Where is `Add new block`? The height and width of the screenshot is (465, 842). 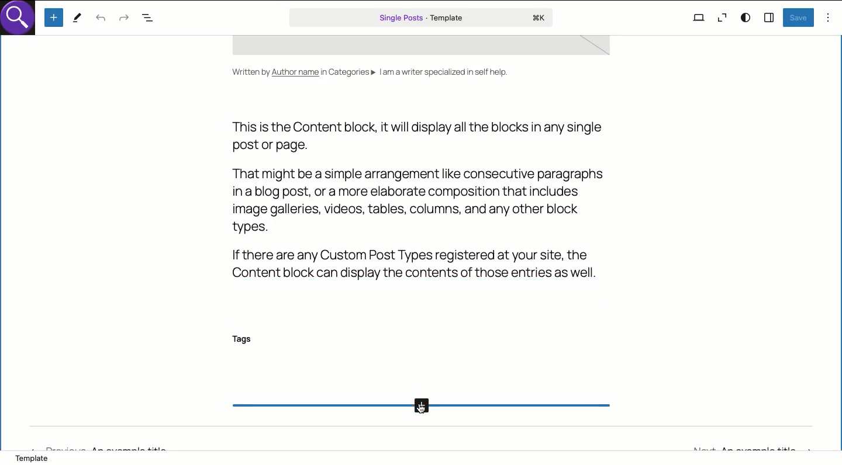 Add new block is located at coordinates (420, 407).